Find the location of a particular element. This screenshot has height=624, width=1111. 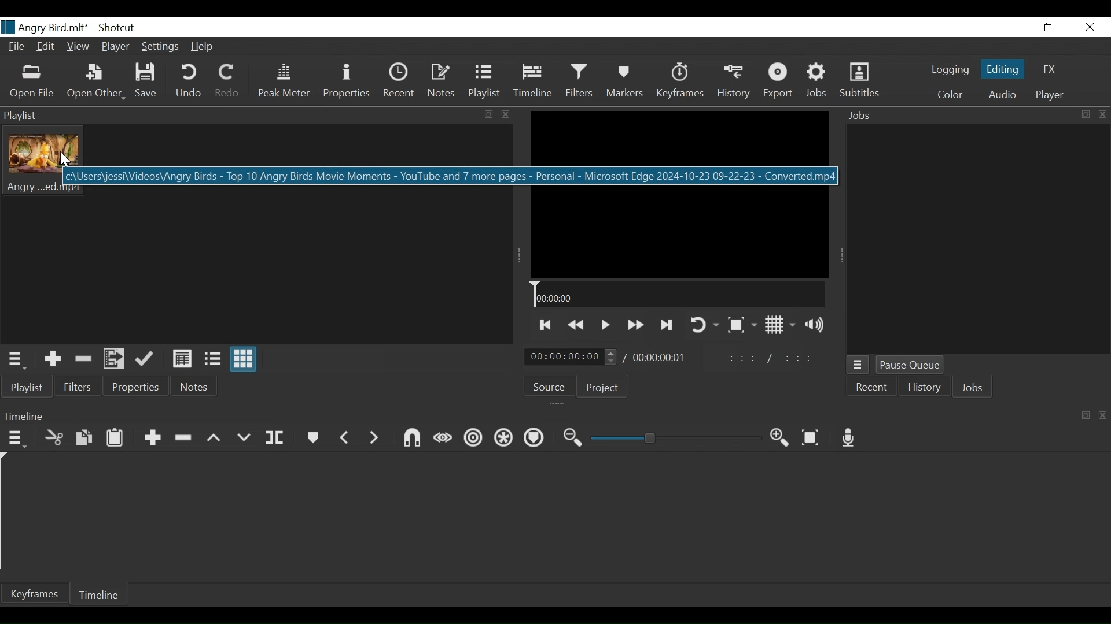

View is located at coordinates (79, 46).